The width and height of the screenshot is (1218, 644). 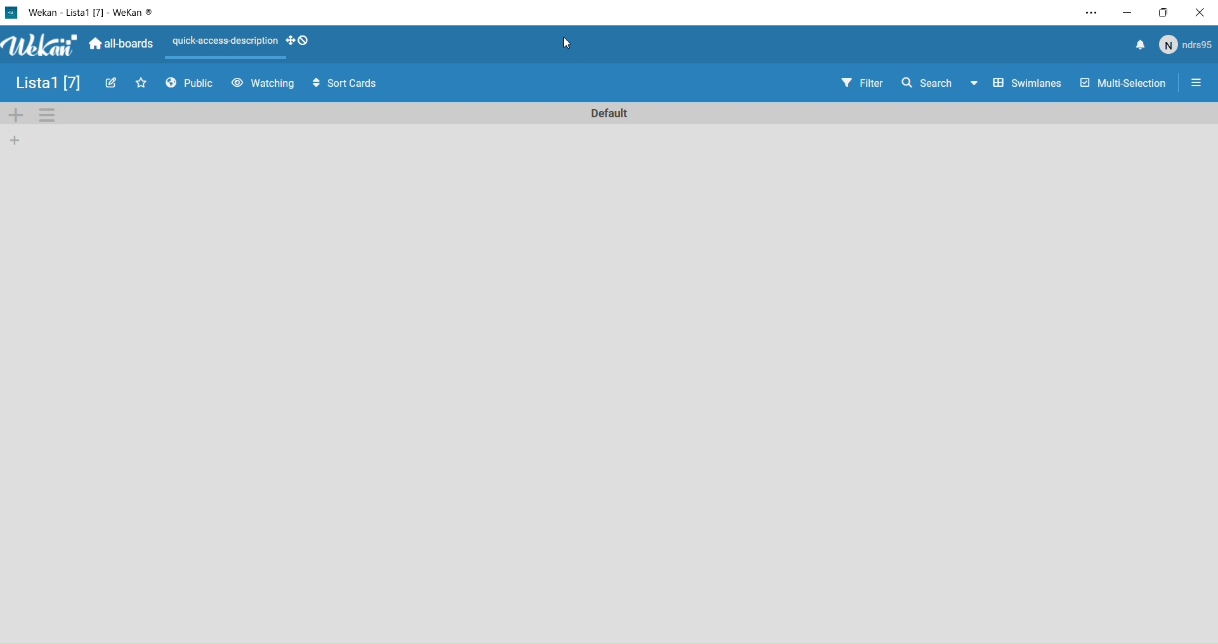 I want to click on Add, so click(x=13, y=117).